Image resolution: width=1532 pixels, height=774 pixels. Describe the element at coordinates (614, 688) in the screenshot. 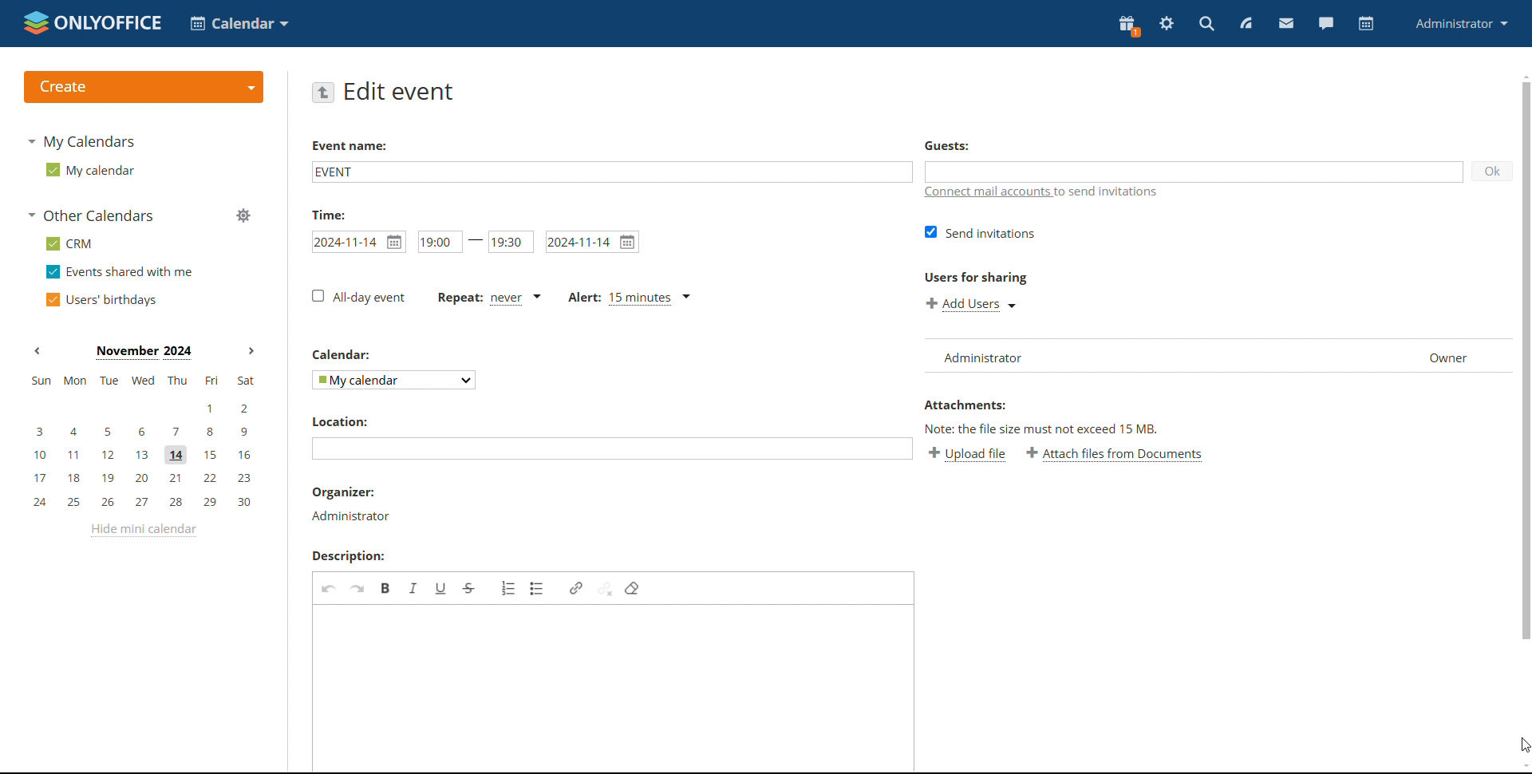

I see `edit description` at that location.